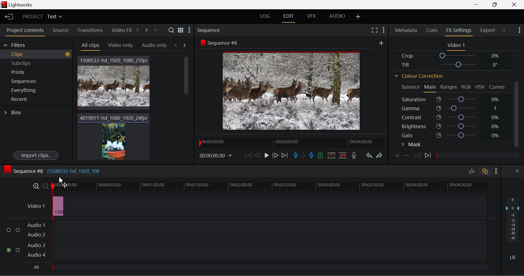 Image resolution: width=524 pixels, height=276 pixels. I want to click on Scroll Bar, so click(185, 82).